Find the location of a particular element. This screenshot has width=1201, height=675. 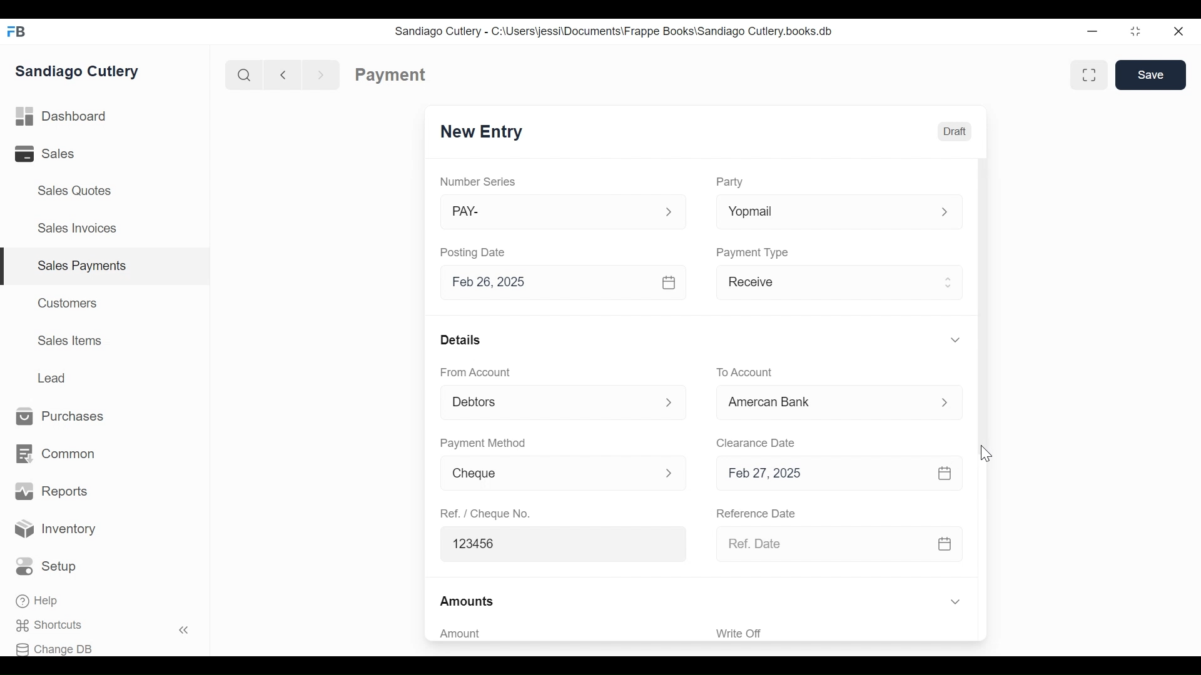

Payment Method is located at coordinates (483, 444).